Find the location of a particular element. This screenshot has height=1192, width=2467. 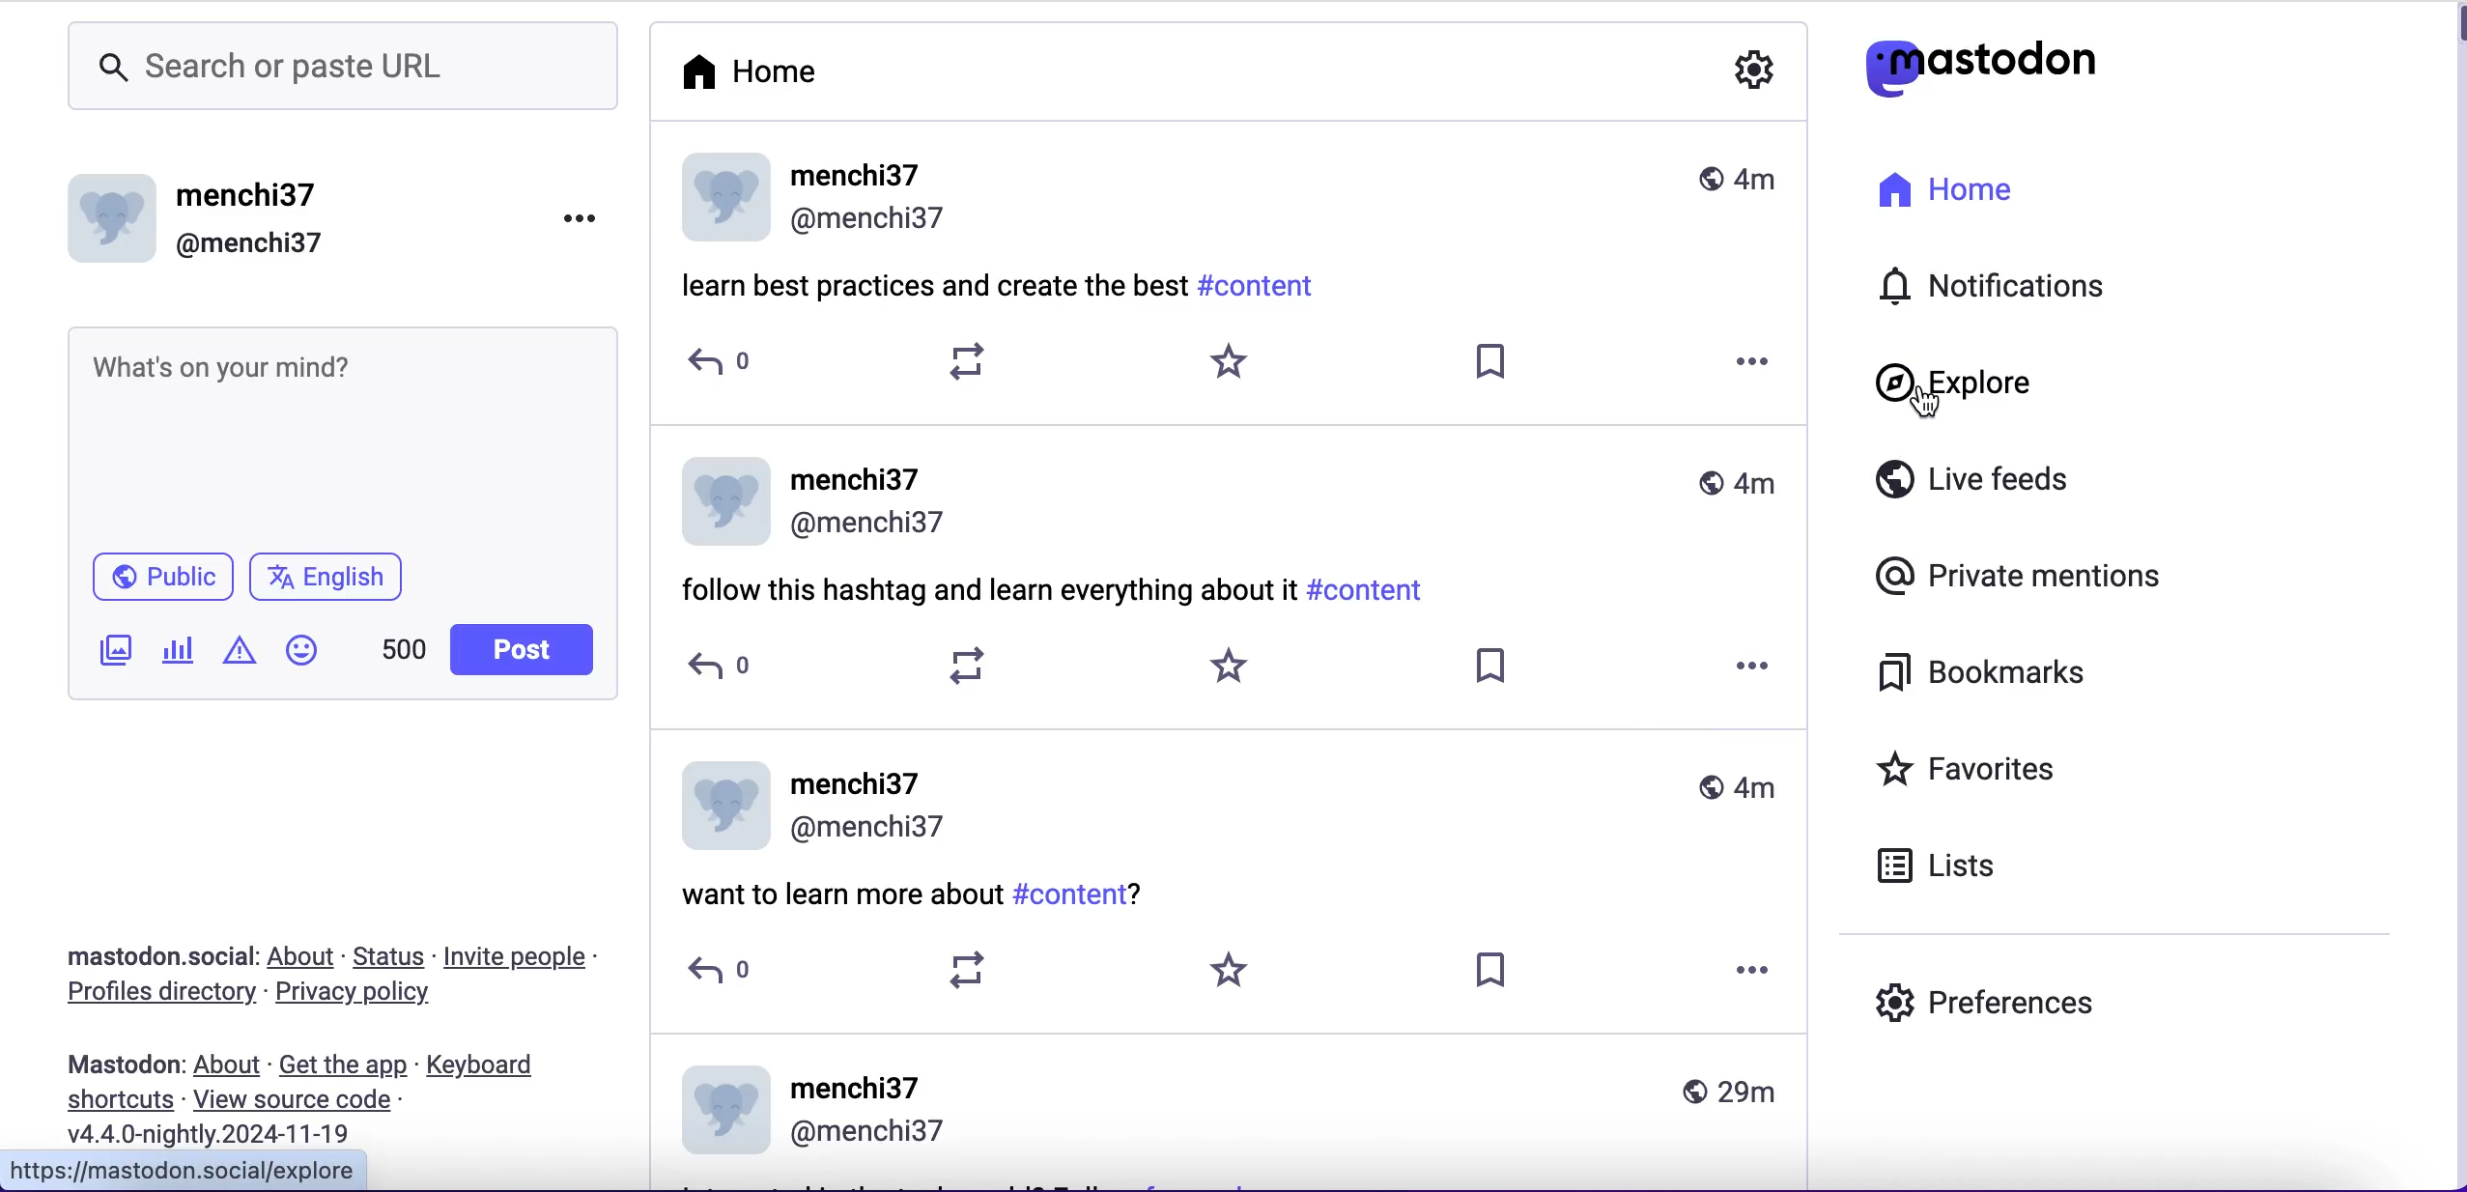

user is located at coordinates (1233, 809).